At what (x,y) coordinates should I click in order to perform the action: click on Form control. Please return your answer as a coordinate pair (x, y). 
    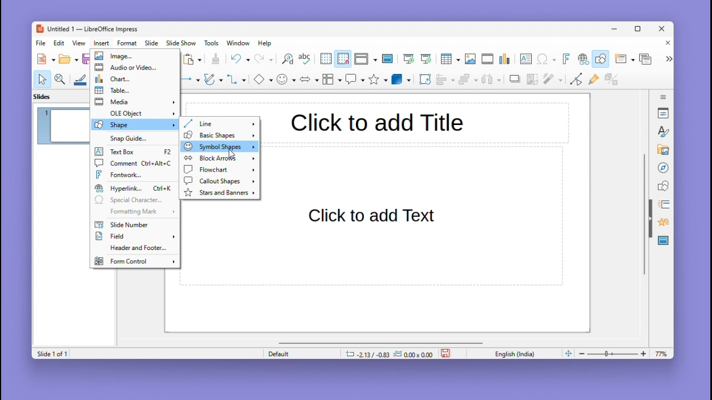
    Looking at the image, I should click on (134, 261).